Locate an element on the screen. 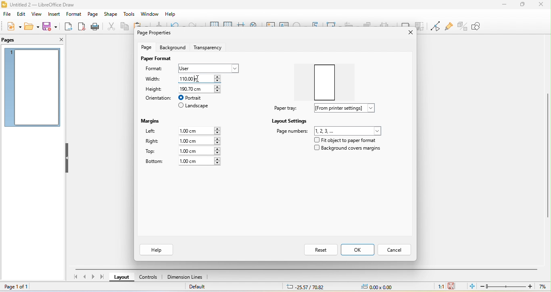 Image resolution: width=551 pixels, height=292 pixels. cut is located at coordinates (110, 26).